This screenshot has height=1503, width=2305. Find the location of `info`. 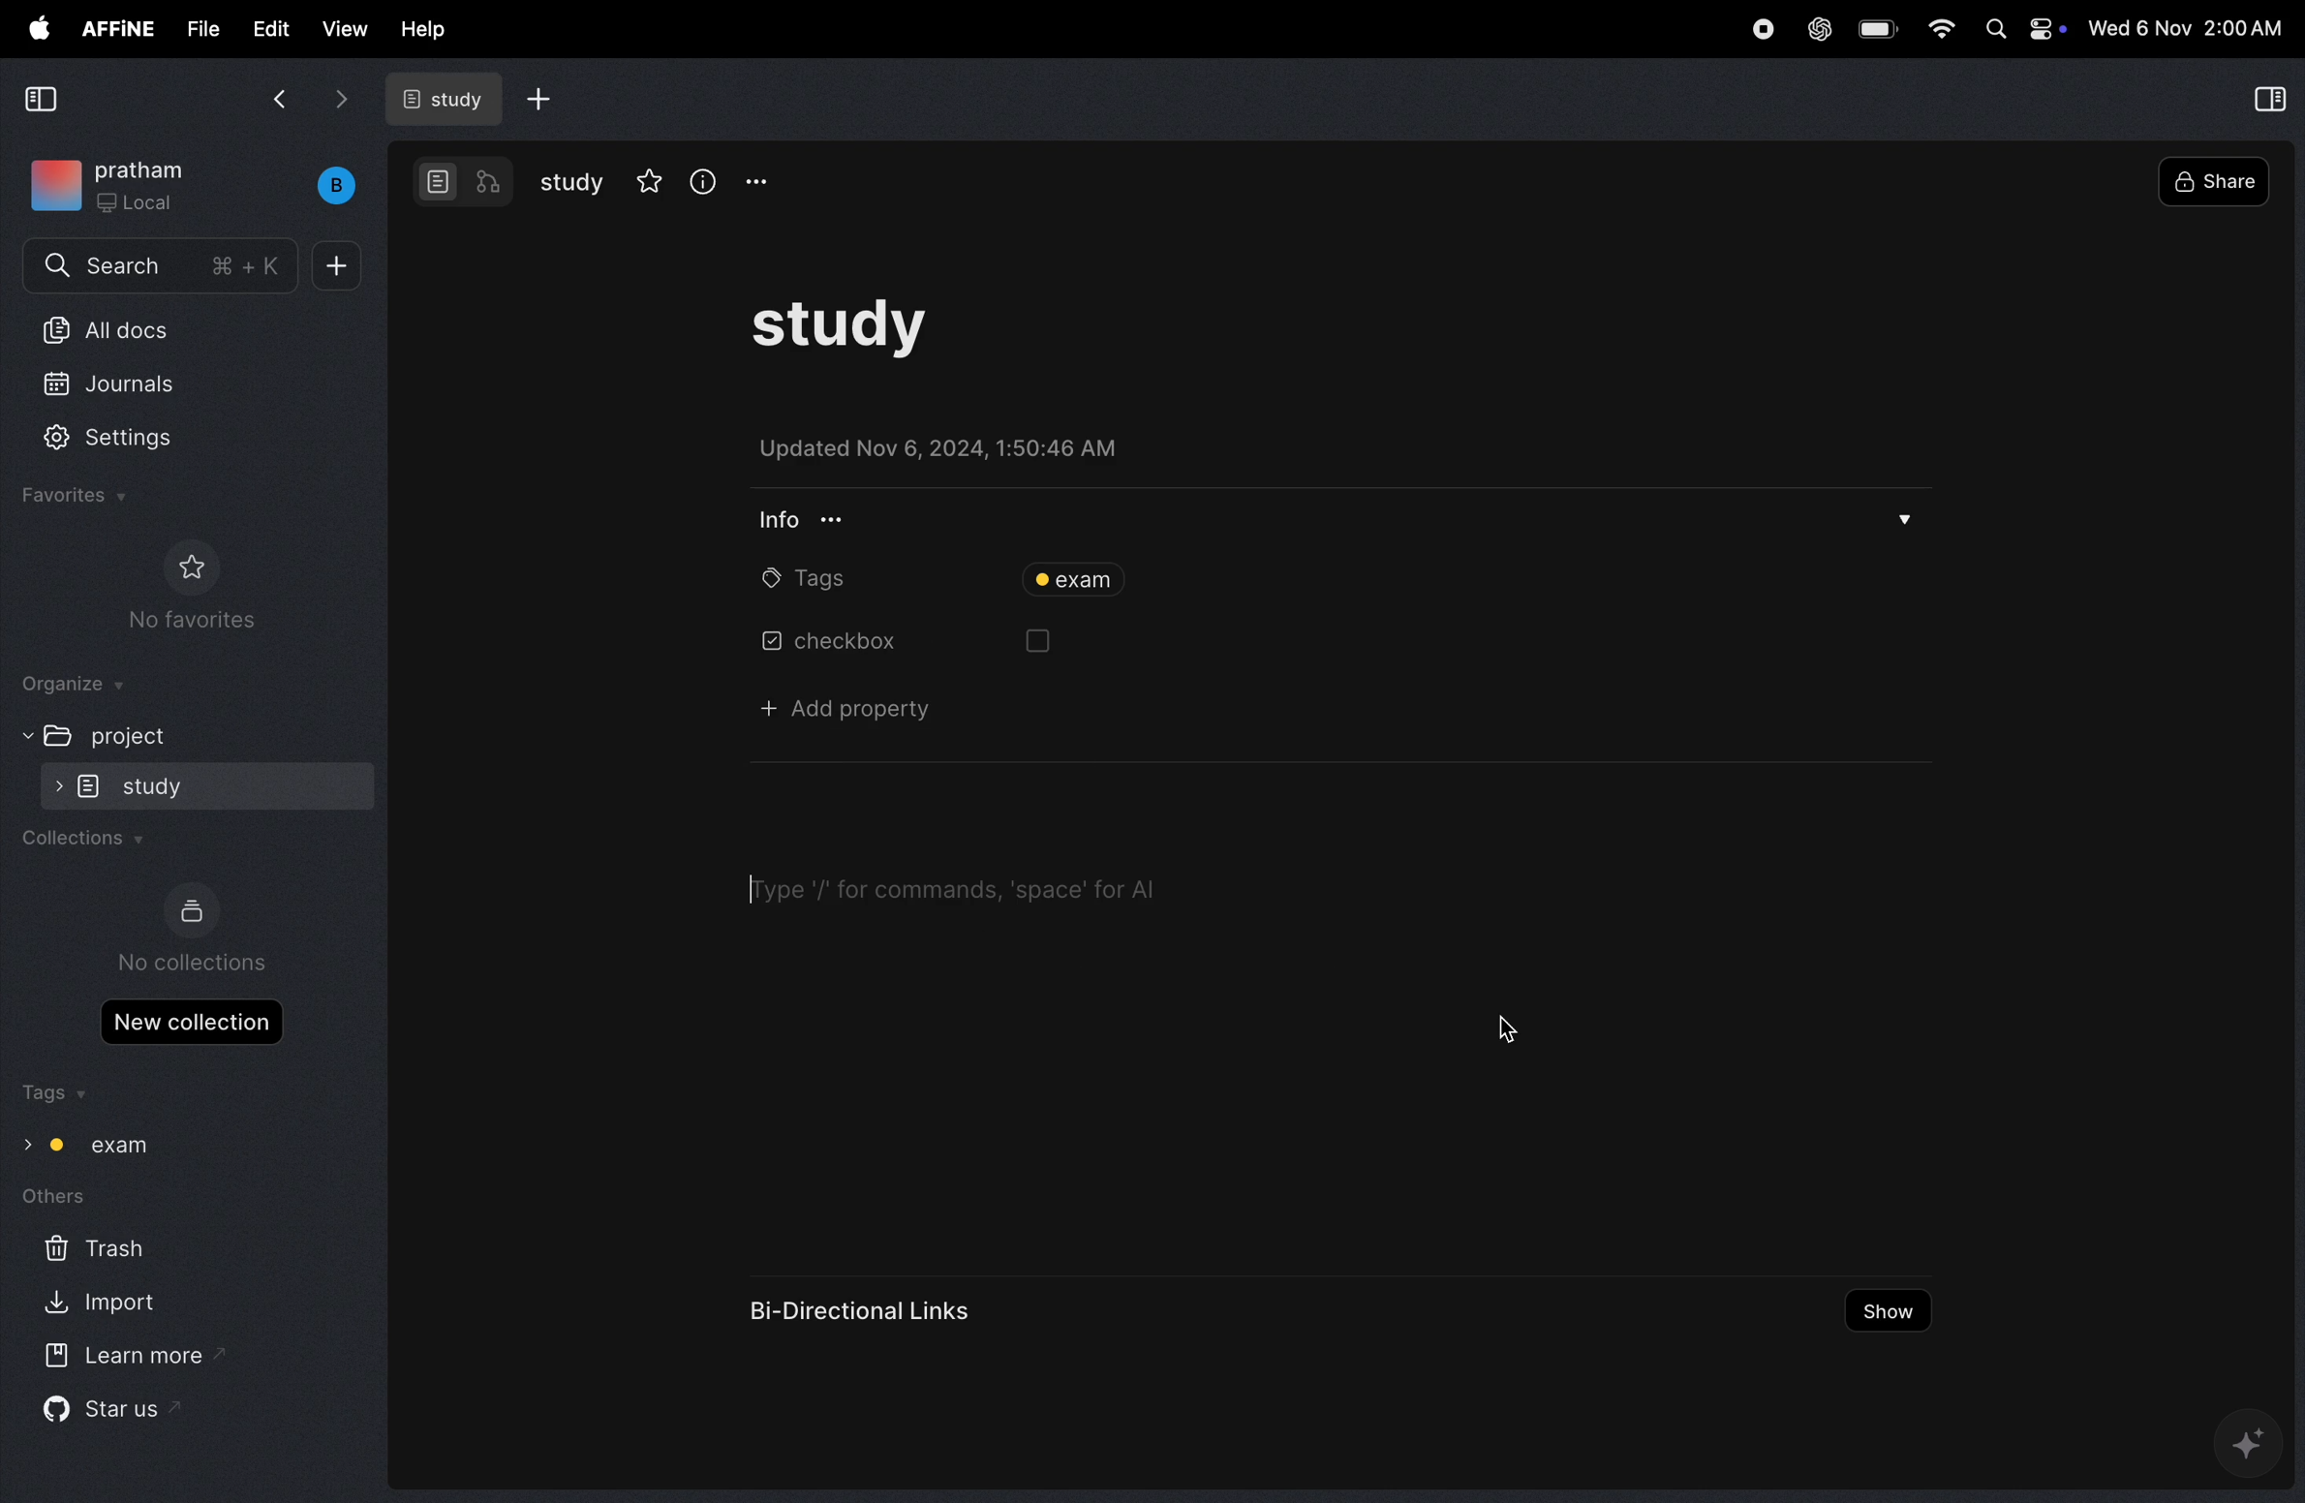

info is located at coordinates (808, 521).